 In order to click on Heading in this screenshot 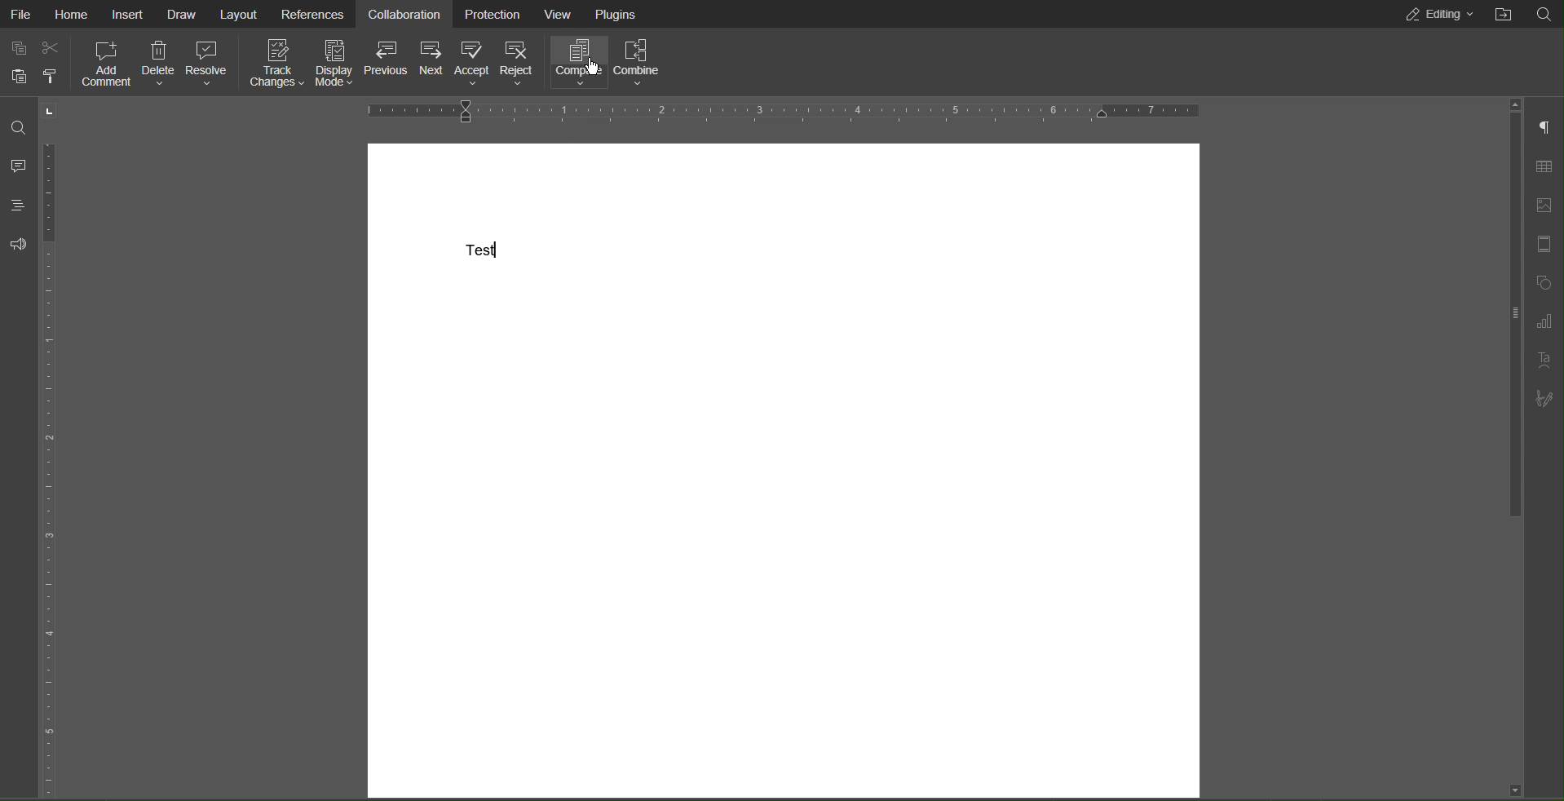, I will do `click(16, 206)`.